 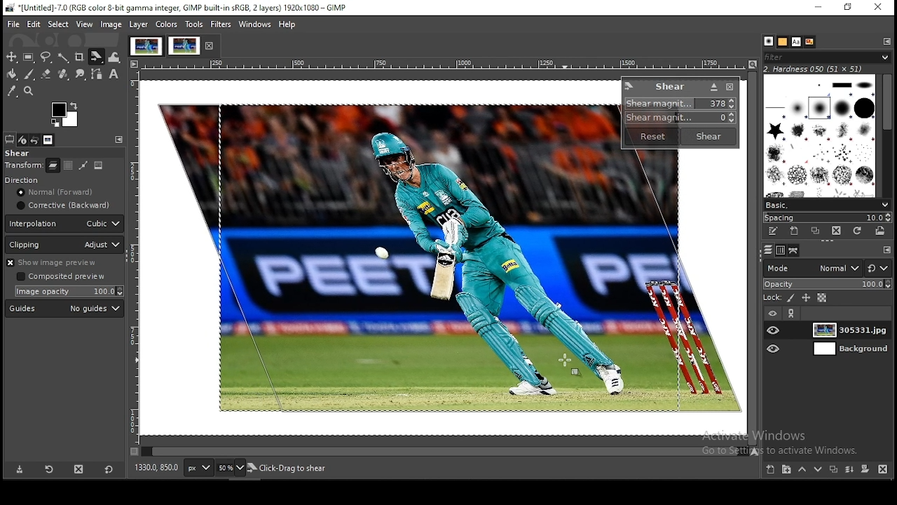 What do you see at coordinates (67, 166) in the screenshot?
I see `selection` at bounding box center [67, 166].